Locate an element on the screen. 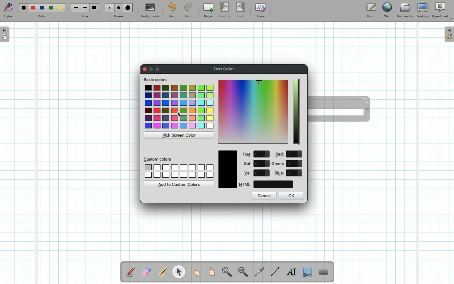 The image size is (454, 284). Redo is located at coordinates (189, 11).